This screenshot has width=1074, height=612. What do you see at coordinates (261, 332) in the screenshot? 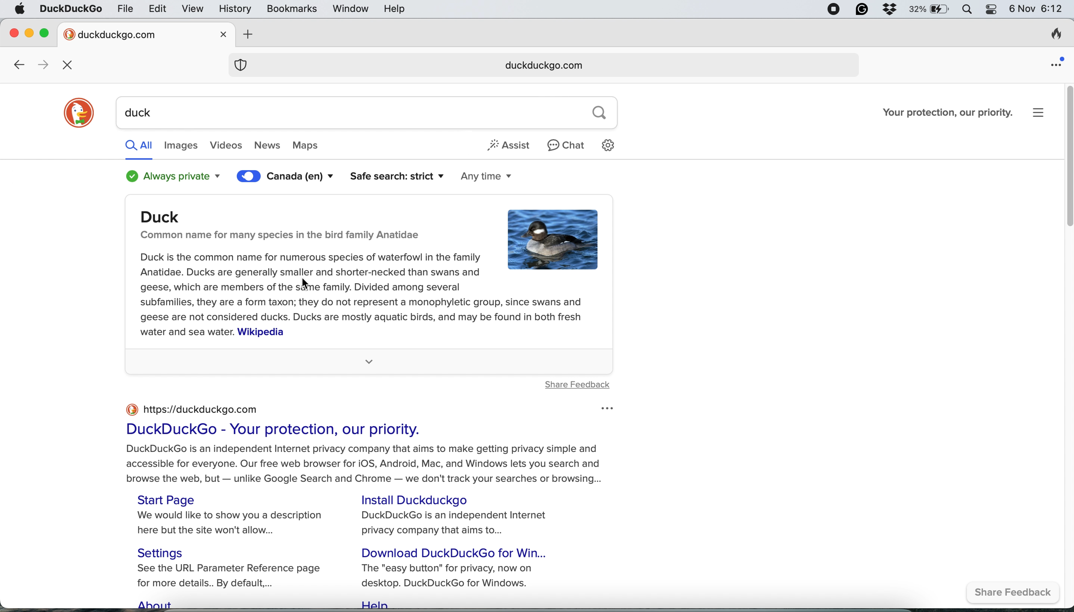
I see `Wikipedia` at bounding box center [261, 332].